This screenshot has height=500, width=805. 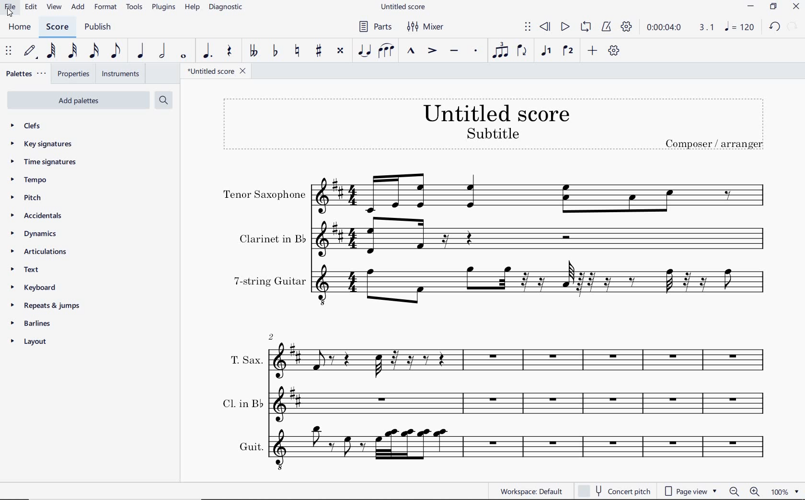 I want to click on TUPLET, so click(x=501, y=50).